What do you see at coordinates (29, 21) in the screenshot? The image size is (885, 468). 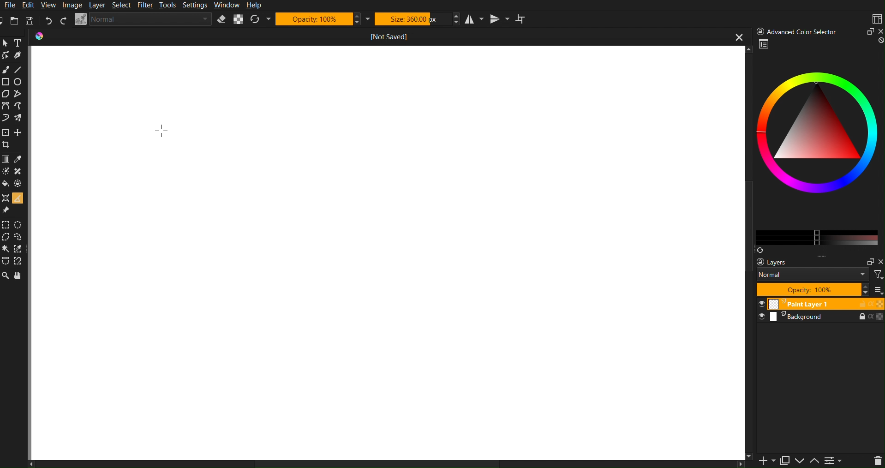 I see `Save` at bounding box center [29, 21].